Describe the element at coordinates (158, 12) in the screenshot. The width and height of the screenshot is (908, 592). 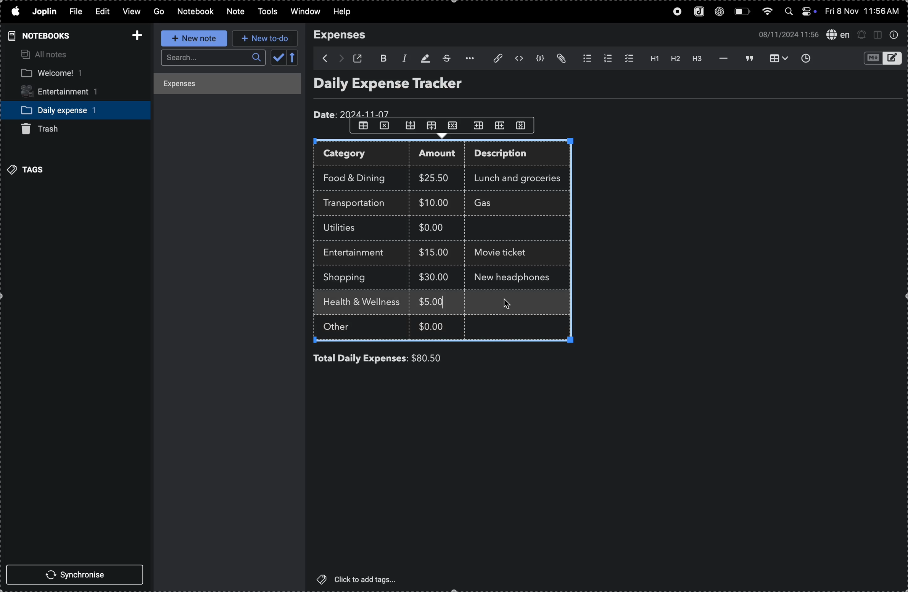
I see `go` at that location.